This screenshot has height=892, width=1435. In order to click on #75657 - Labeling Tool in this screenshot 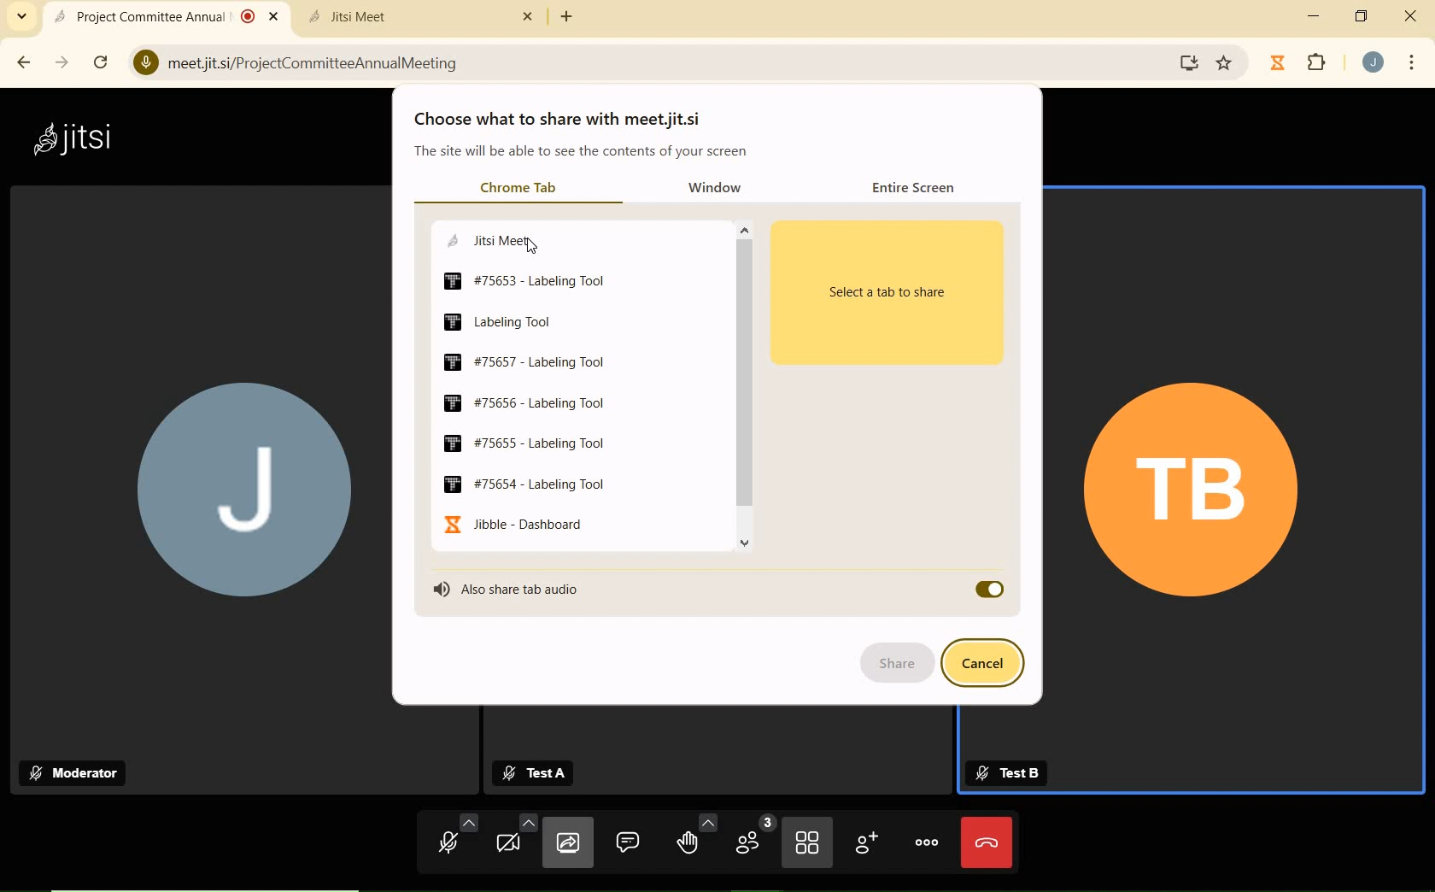, I will do `click(545, 361)`.